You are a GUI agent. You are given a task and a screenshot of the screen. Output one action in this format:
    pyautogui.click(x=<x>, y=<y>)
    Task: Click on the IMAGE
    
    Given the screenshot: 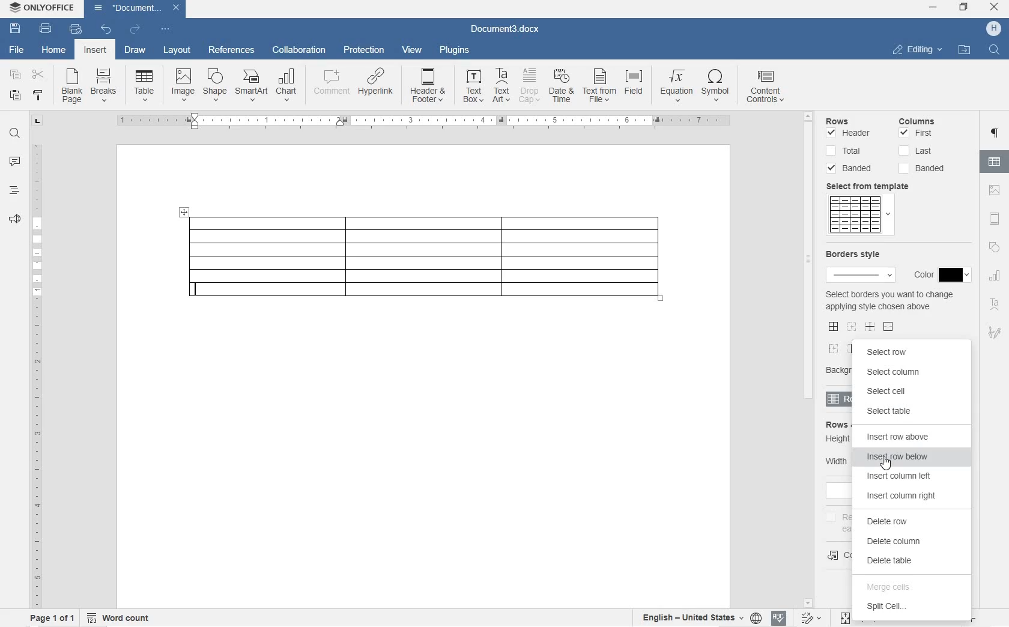 What is the action you would take?
    pyautogui.click(x=183, y=85)
    